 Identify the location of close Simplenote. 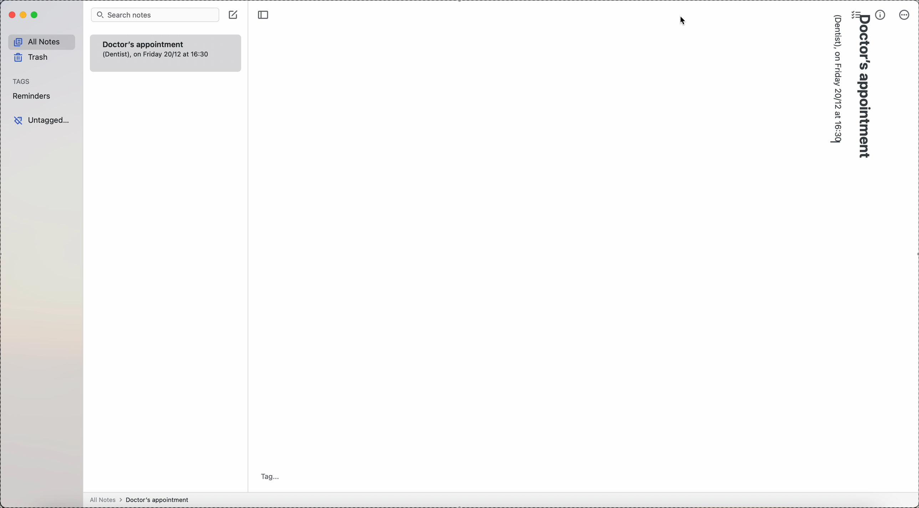
(10, 15).